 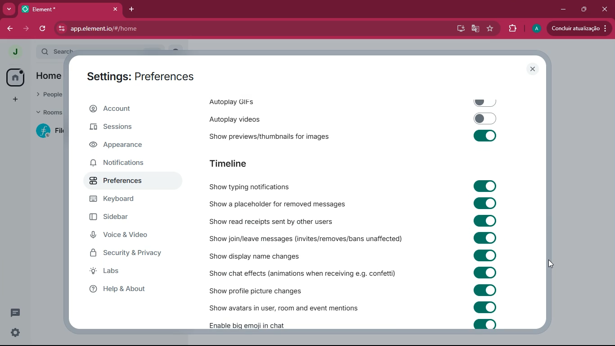 What do you see at coordinates (9, 9) in the screenshot?
I see `search tabs` at bounding box center [9, 9].